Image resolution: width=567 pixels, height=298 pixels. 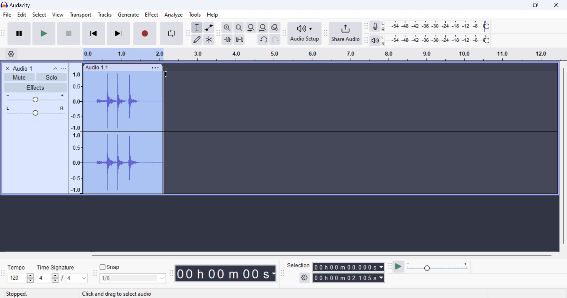 I want to click on Effects, so click(x=35, y=88).